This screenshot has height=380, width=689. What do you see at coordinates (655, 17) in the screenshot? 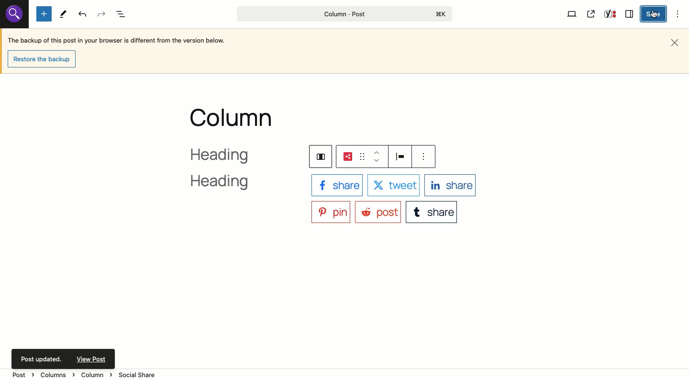
I see `cursor` at bounding box center [655, 17].